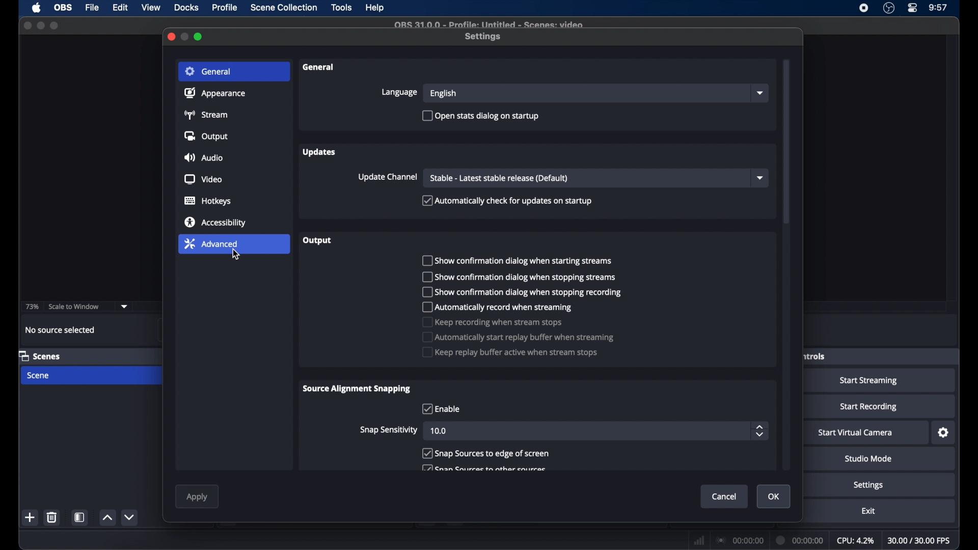  What do you see at coordinates (816, 356) in the screenshot?
I see `obscure label` at bounding box center [816, 356].